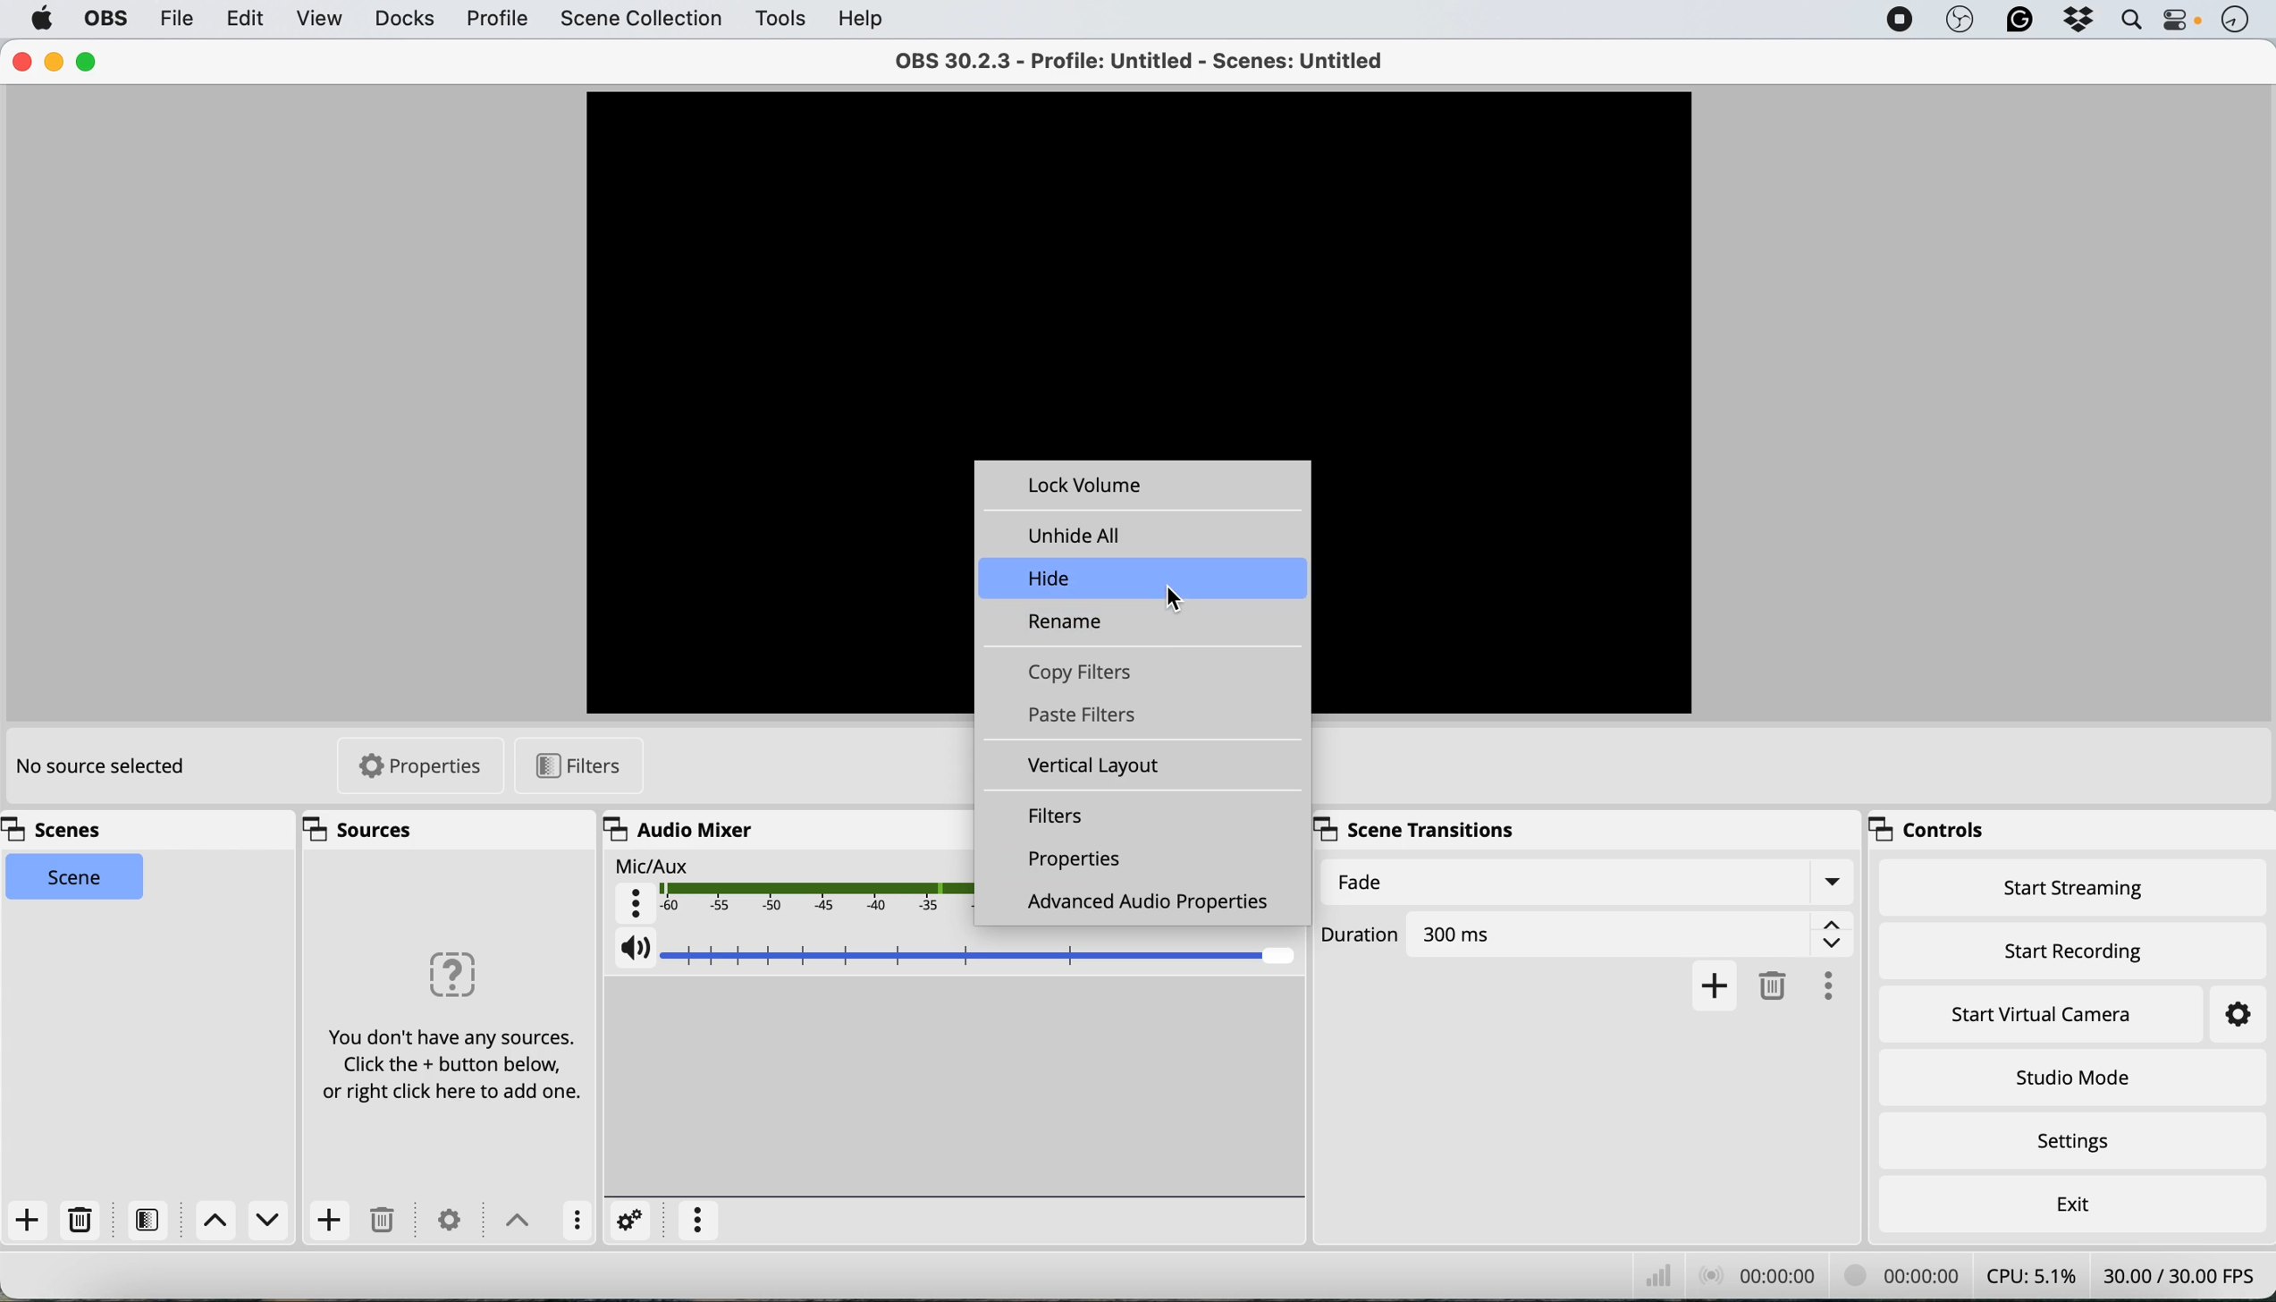  Describe the element at coordinates (39, 21) in the screenshot. I see `system logo` at that location.